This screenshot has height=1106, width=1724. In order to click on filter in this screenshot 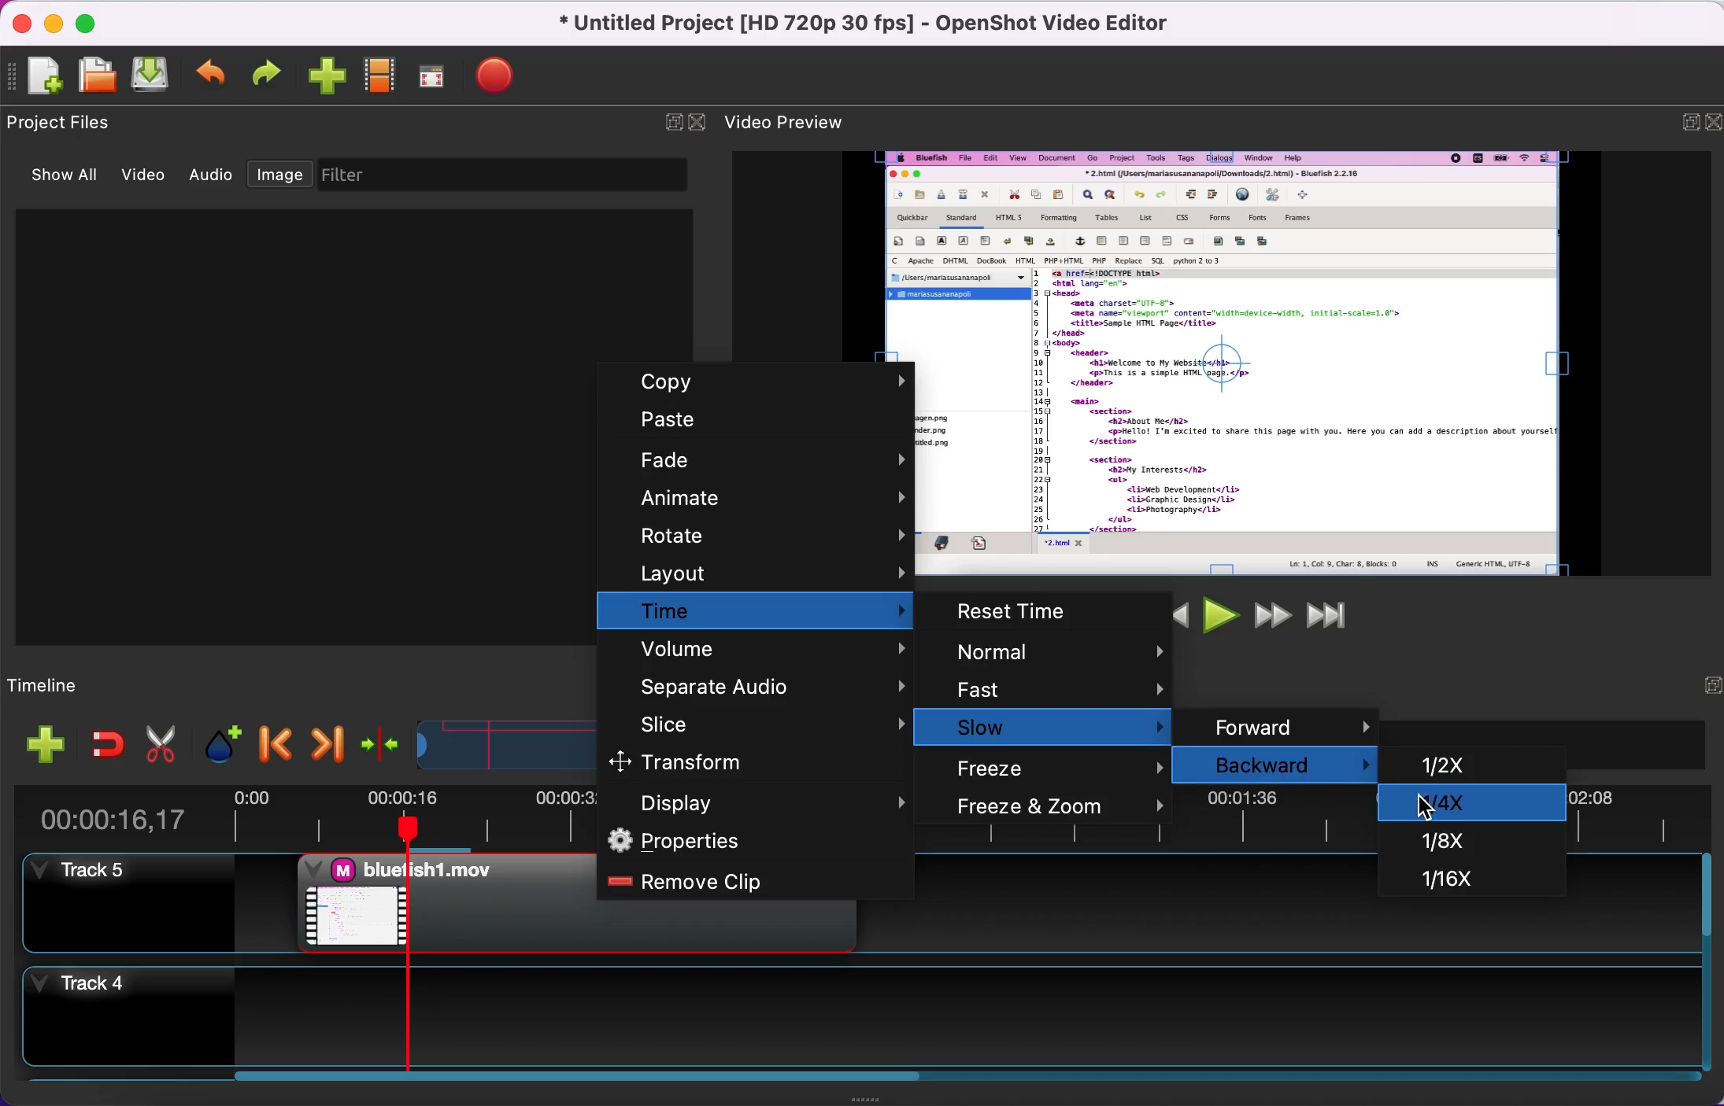, I will do `click(509, 175)`.